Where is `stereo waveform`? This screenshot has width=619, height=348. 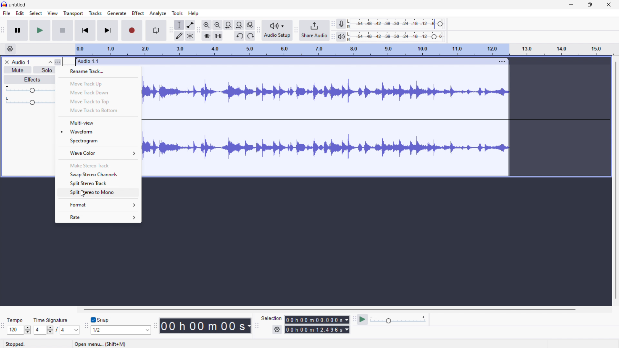 stereo waveform is located at coordinates (326, 93).